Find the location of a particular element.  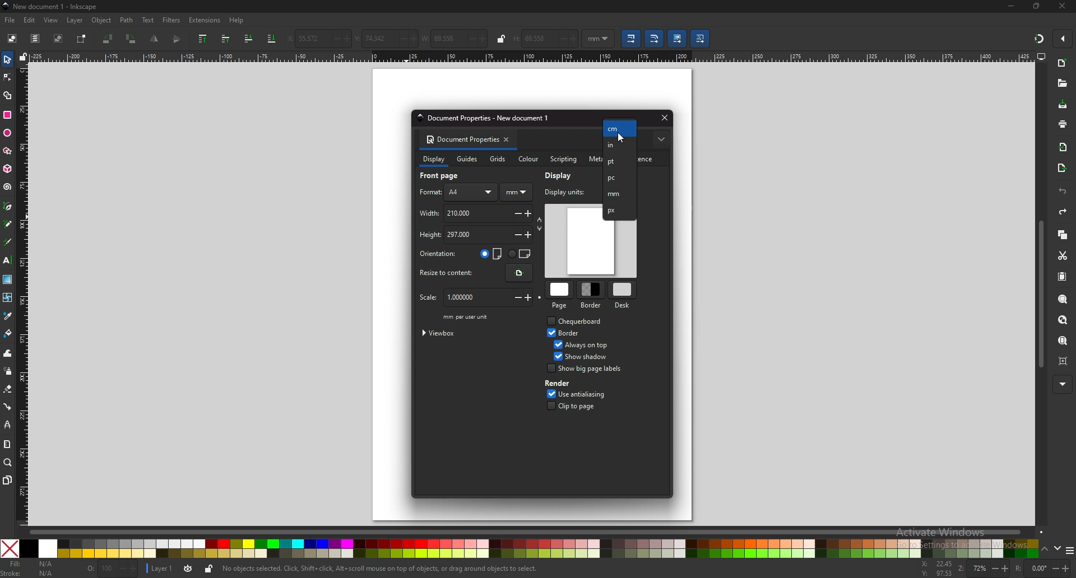

show big page labels is located at coordinates (591, 368).